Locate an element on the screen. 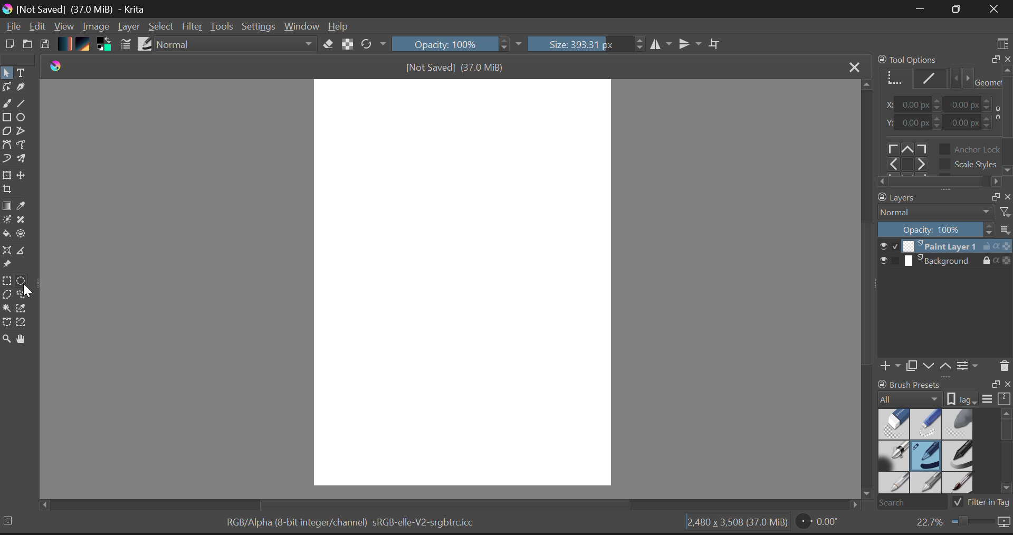 The height and width of the screenshot is (535, 1013). Freehand Path Tool is located at coordinates (24, 145).